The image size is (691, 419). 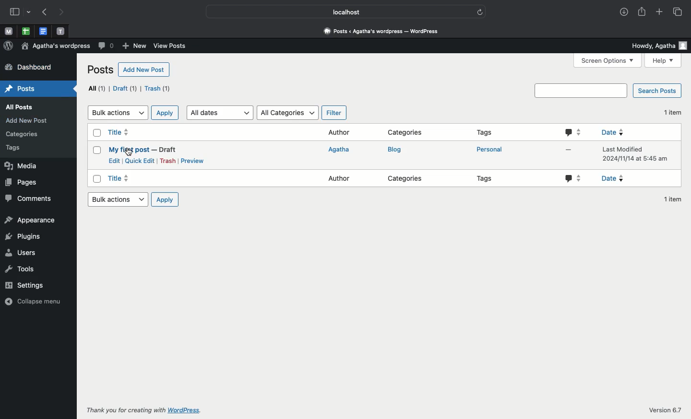 What do you see at coordinates (25, 120) in the screenshot?
I see `Add New Post` at bounding box center [25, 120].